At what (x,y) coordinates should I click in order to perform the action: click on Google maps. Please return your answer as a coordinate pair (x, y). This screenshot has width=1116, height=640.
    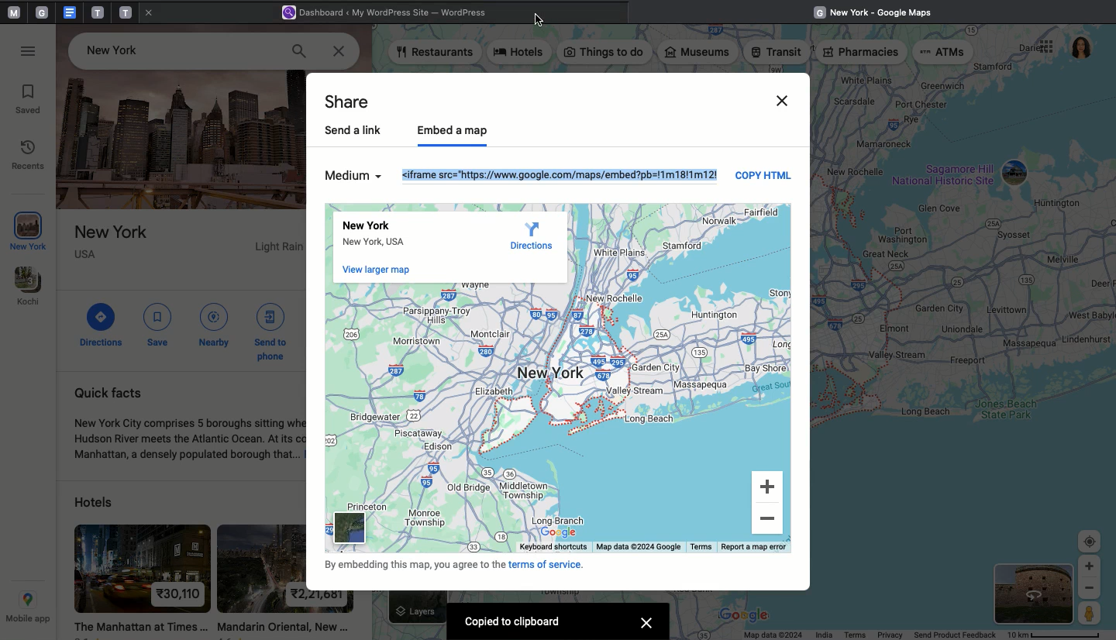
    Looking at the image, I should click on (878, 11).